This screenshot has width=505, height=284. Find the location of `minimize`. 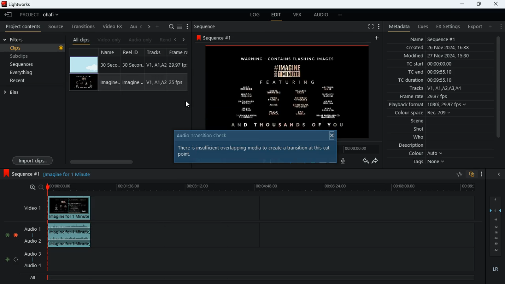

minimize is located at coordinates (461, 4).